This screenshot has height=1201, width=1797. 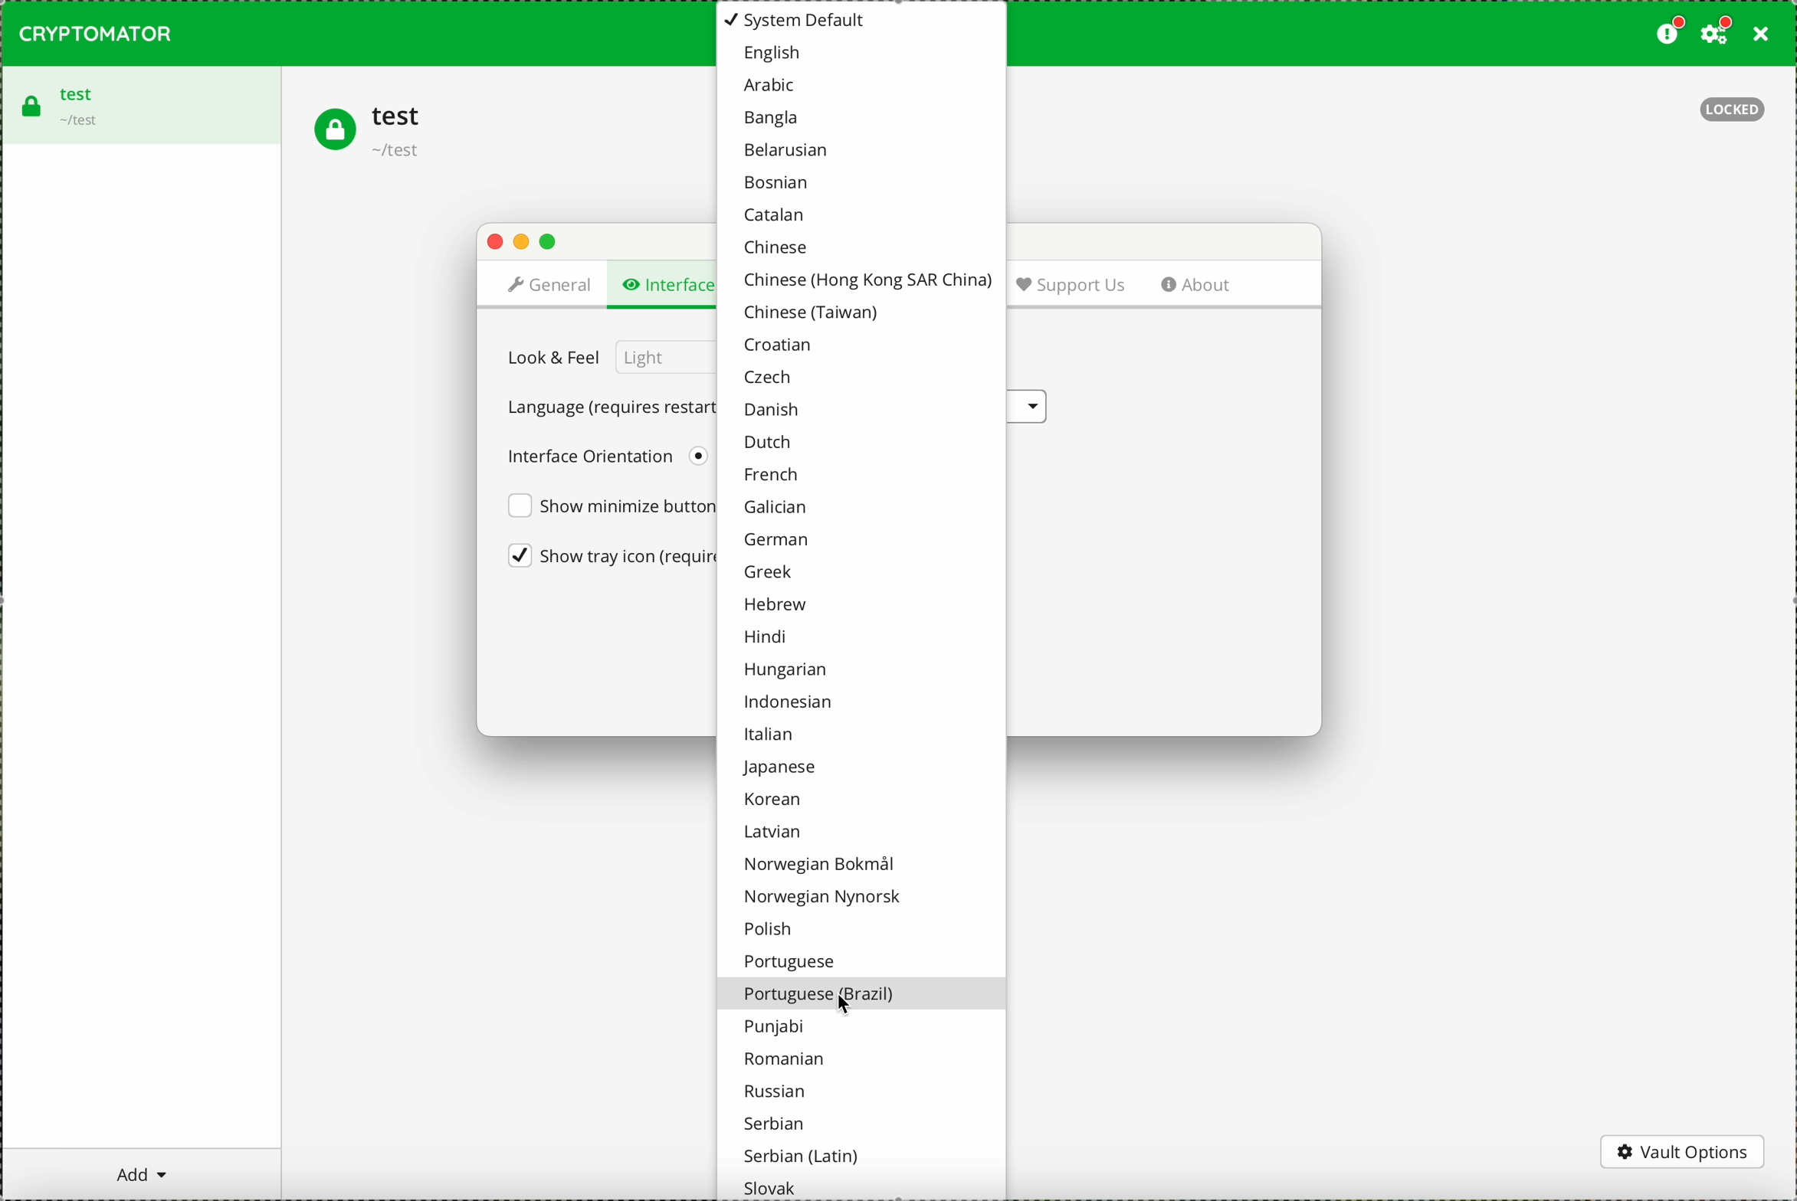 What do you see at coordinates (1199, 285) in the screenshot?
I see `about` at bounding box center [1199, 285].